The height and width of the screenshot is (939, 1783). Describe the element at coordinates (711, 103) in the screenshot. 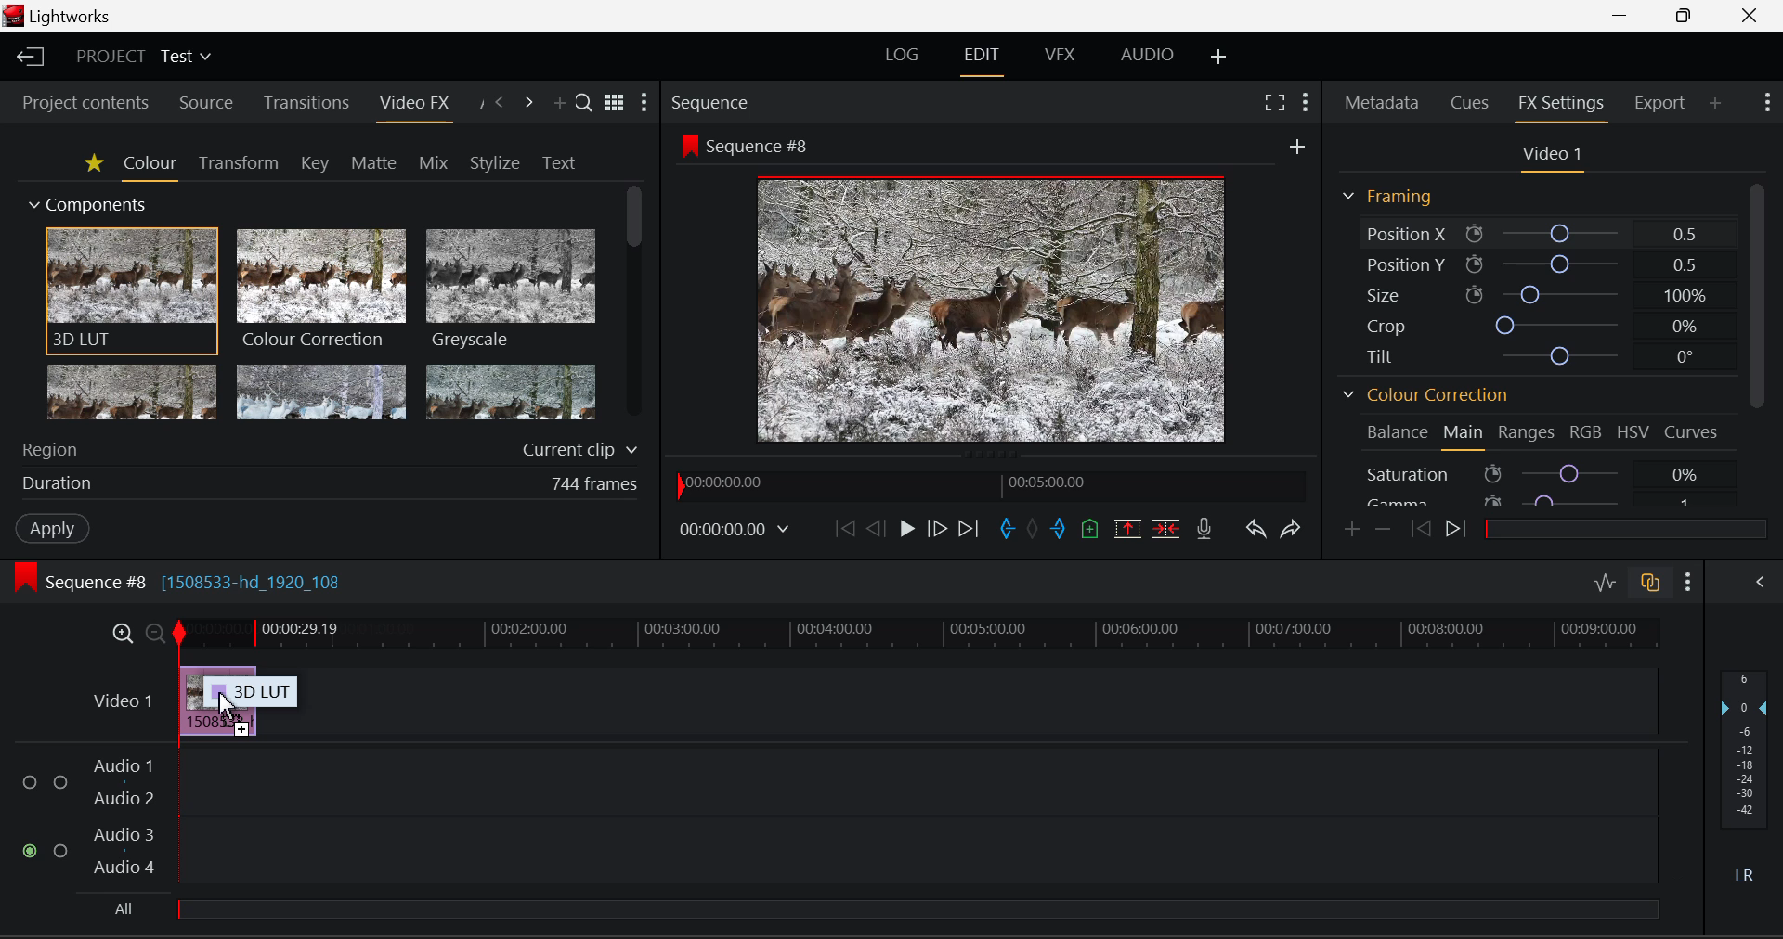

I see `Sequence Preview Section` at that location.